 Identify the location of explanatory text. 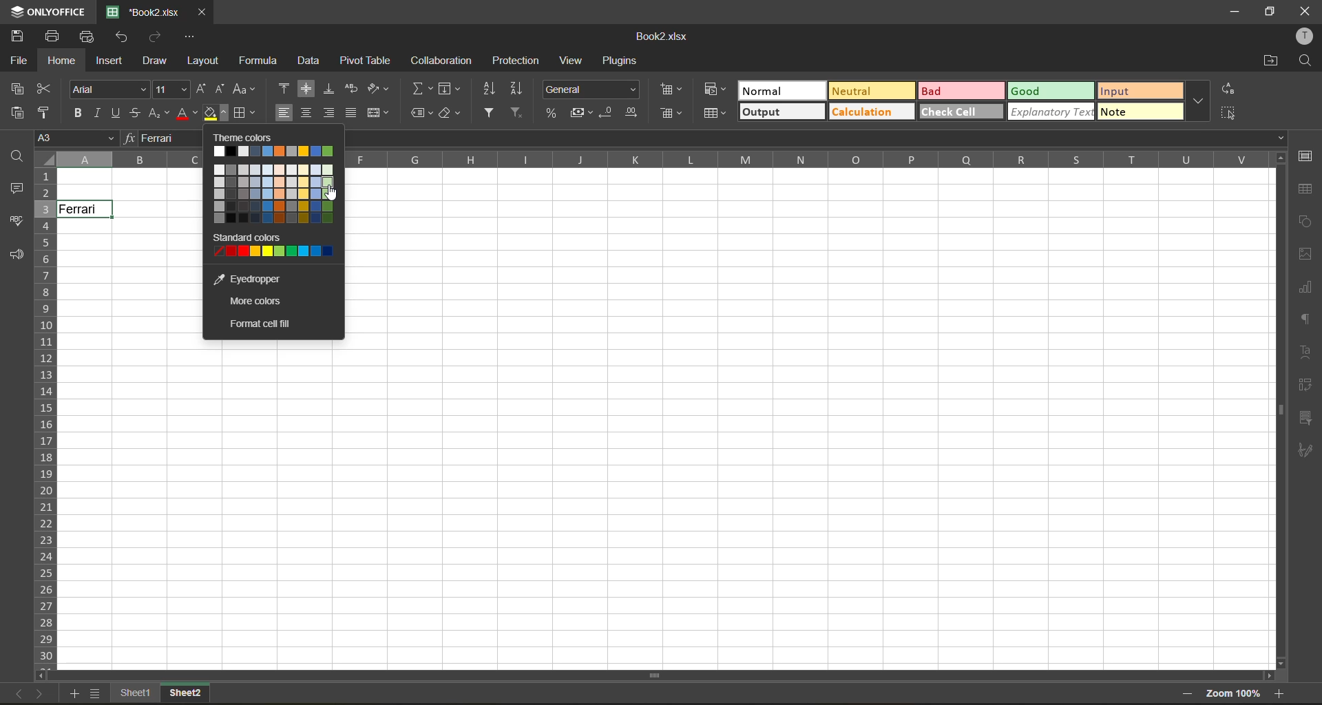
(1050, 114).